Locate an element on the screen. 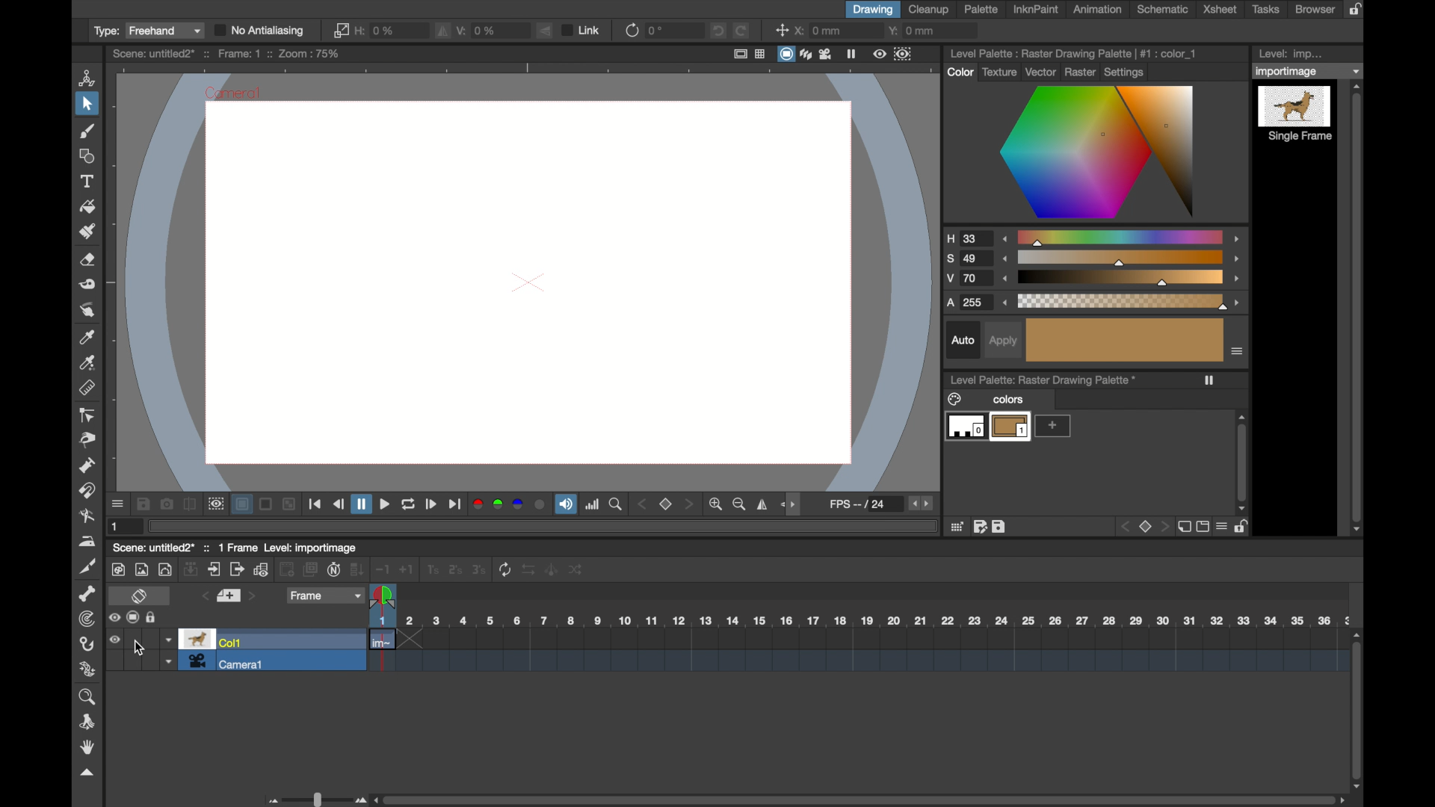 This screenshot has width=1435, height=807. back is located at coordinates (1123, 527).